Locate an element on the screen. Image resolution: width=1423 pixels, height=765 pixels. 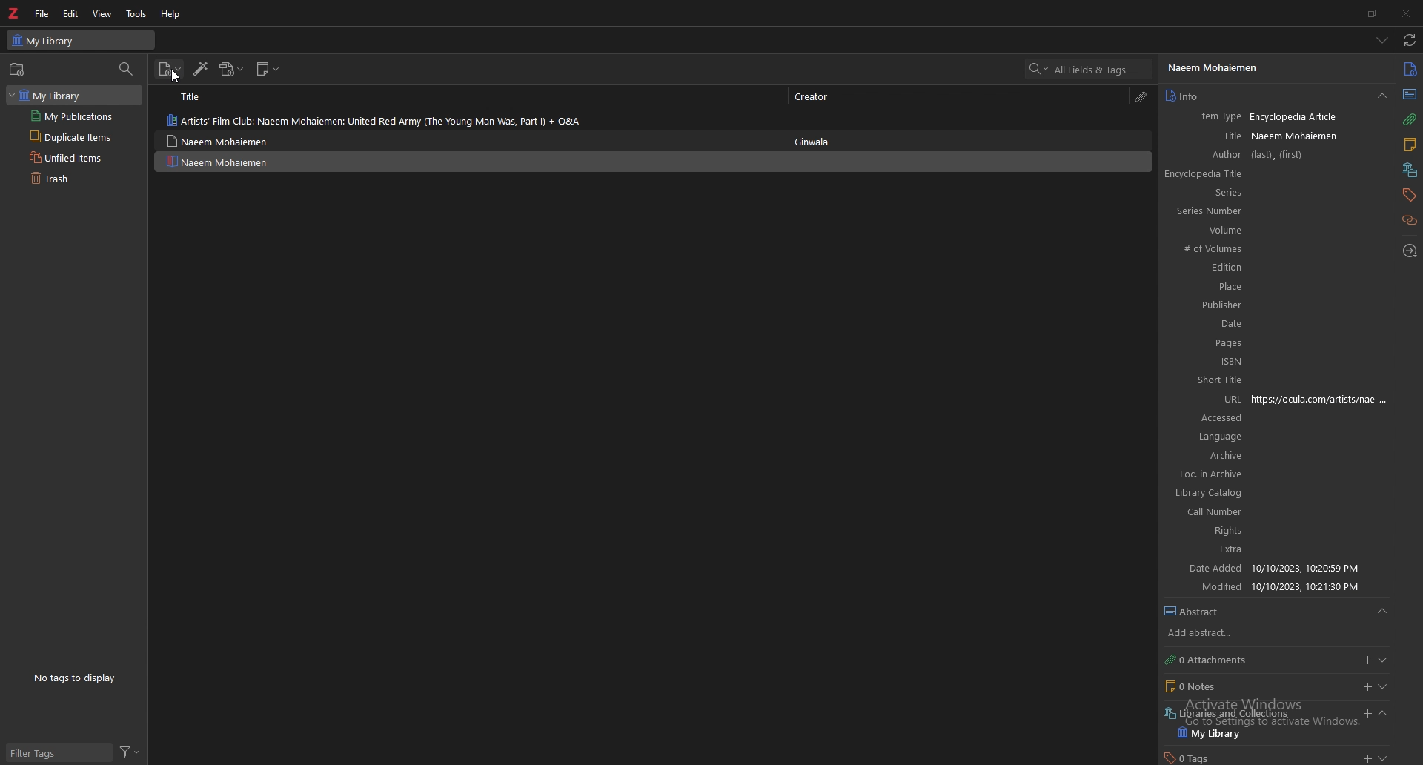
minimize is located at coordinates (1339, 12).